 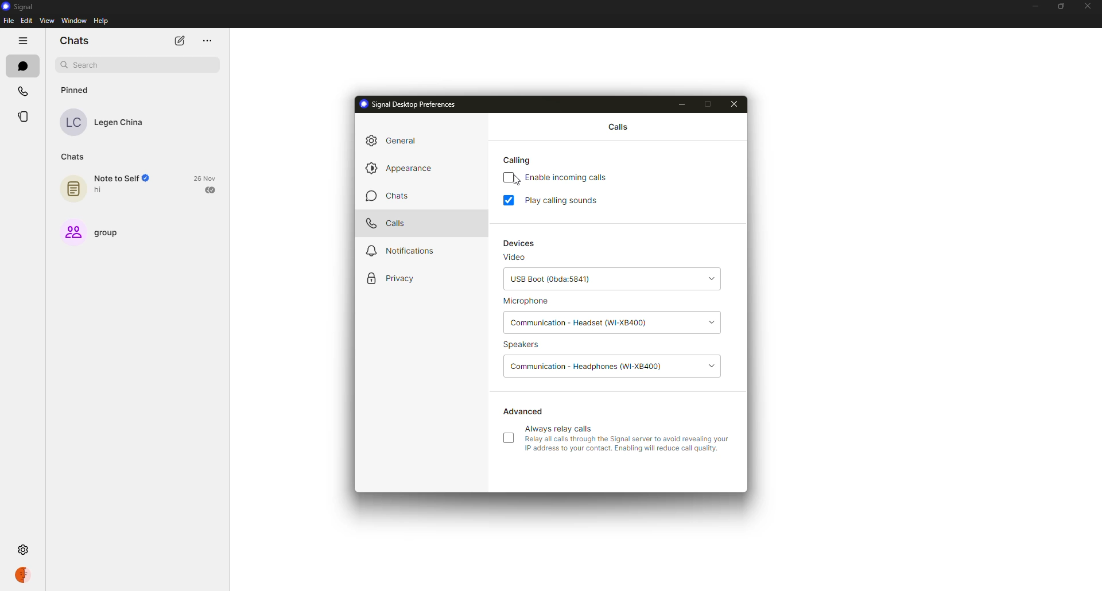 I want to click on always relay calls, so click(x=624, y=438).